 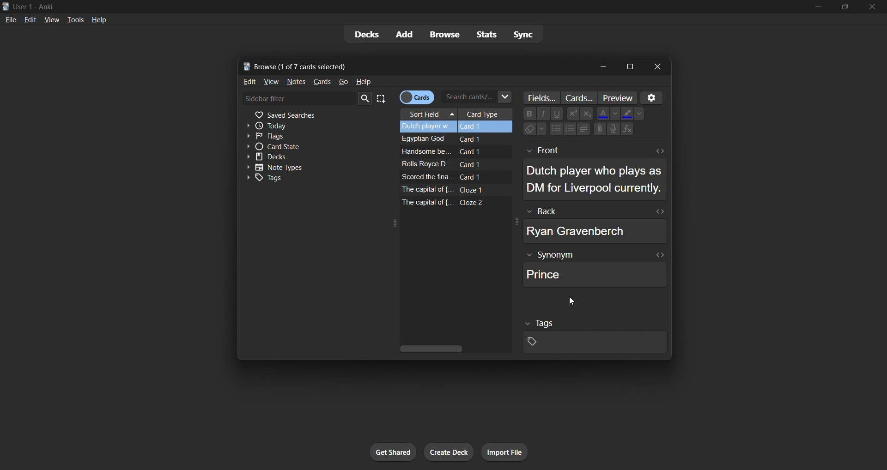 I want to click on cursor, so click(x=574, y=300).